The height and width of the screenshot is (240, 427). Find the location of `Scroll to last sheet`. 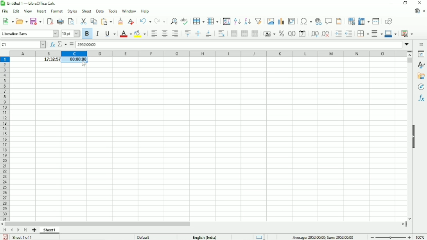

Scroll to last sheet is located at coordinates (25, 230).